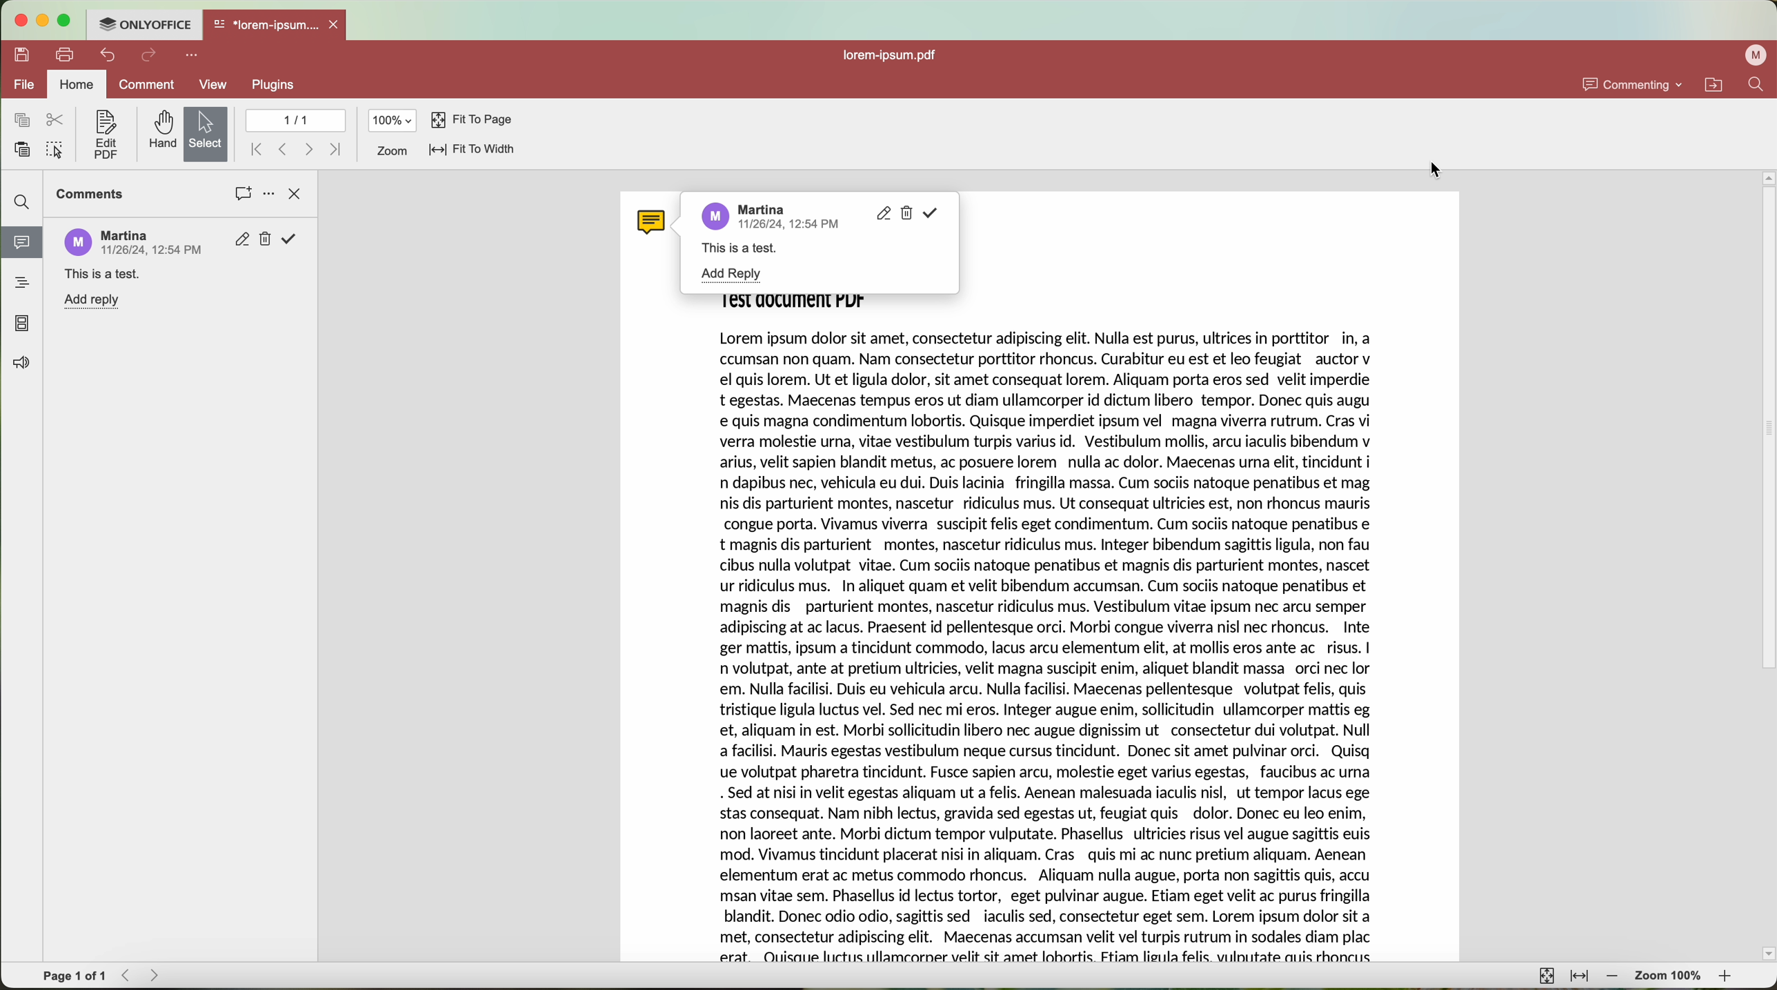 The image size is (1777, 990). Describe the element at coordinates (21, 245) in the screenshot. I see `click on comments` at that location.